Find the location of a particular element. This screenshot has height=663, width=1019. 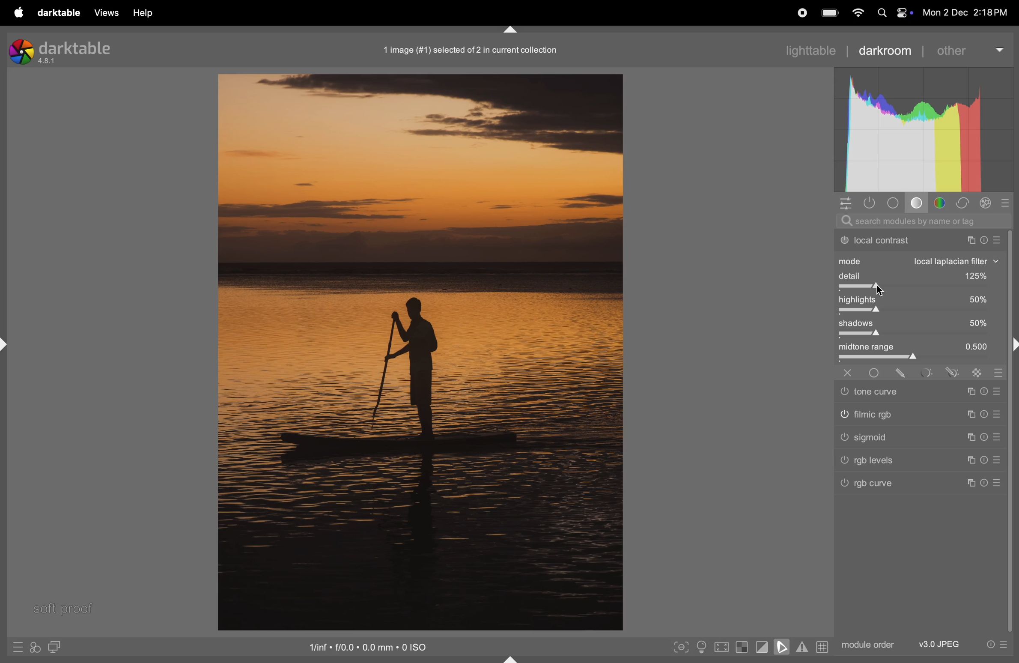

rgb curve  is located at coordinates (874, 485).